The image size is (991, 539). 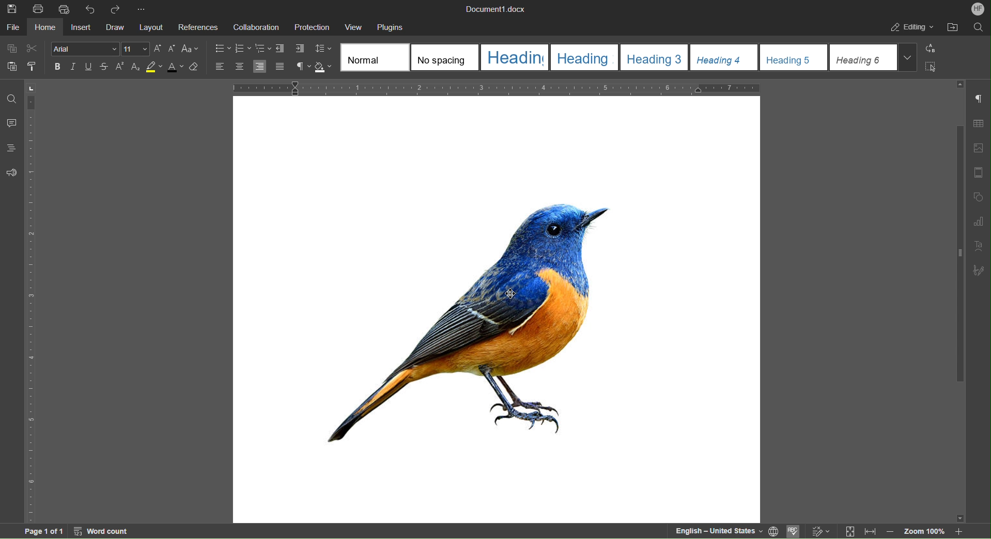 I want to click on Print, so click(x=38, y=8).